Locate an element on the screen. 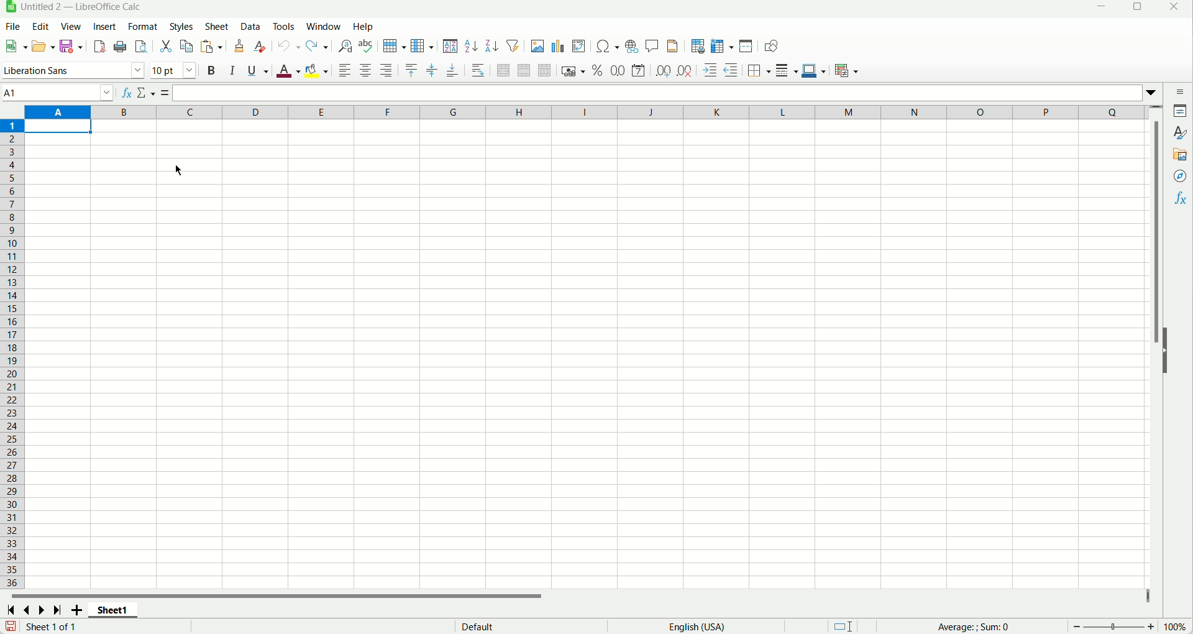  Italic is located at coordinates (233, 71).